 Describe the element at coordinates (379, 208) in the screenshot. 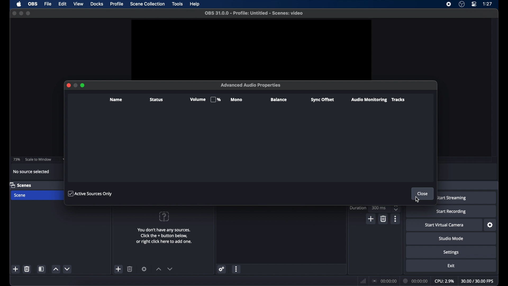

I see `300ms` at that location.